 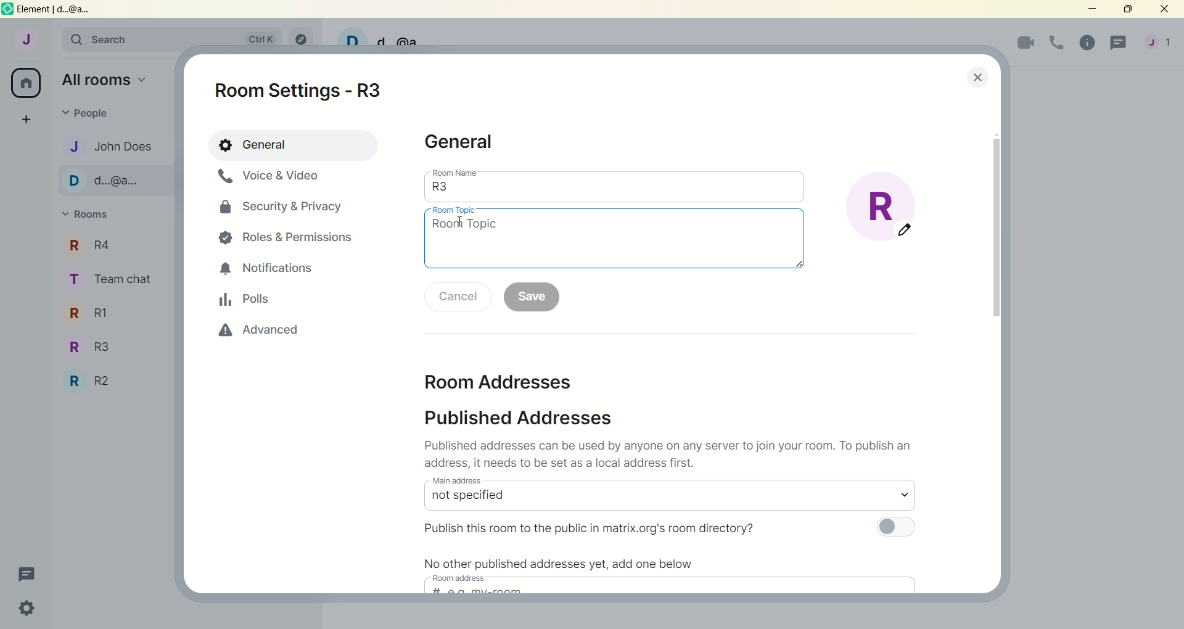 What do you see at coordinates (110, 145) in the screenshot?
I see `john does` at bounding box center [110, 145].